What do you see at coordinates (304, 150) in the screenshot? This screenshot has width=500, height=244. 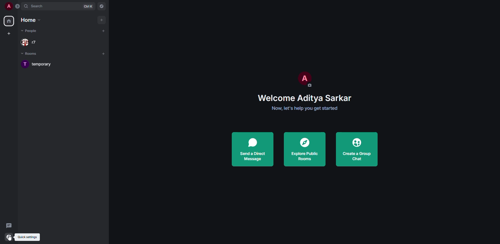 I see `explore public rooms` at bounding box center [304, 150].